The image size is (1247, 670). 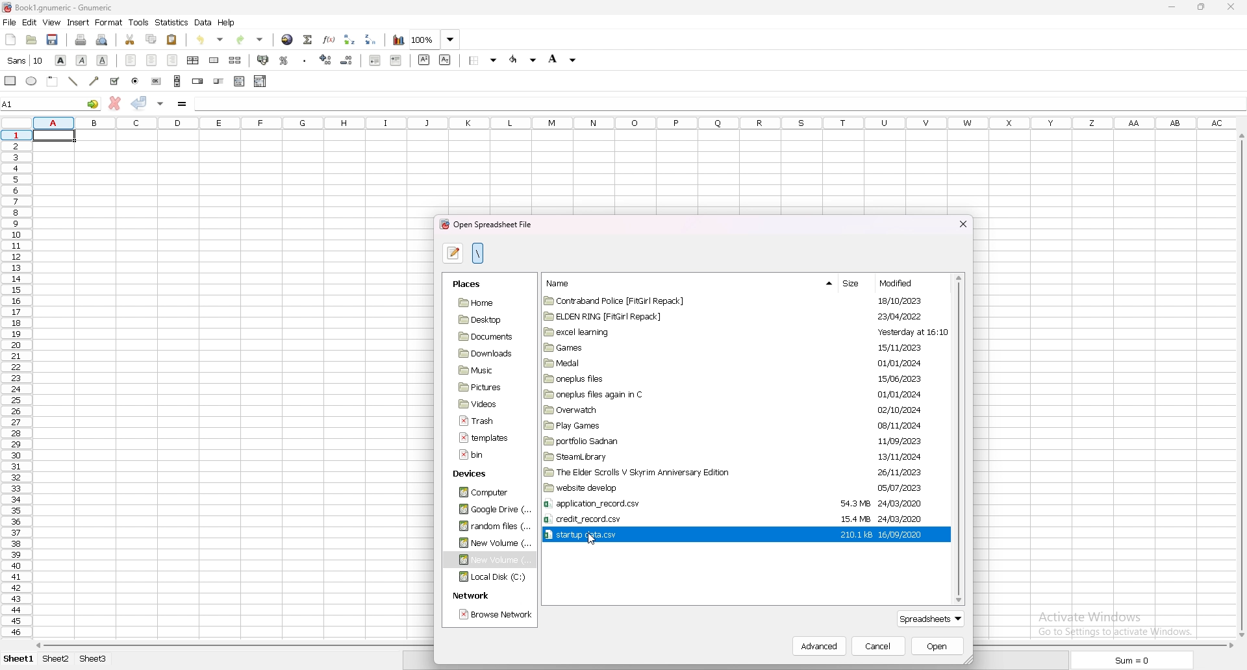 What do you see at coordinates (896, 317) in the screenshot?
I see `23/04/2022` at bounding box center [896, 317].